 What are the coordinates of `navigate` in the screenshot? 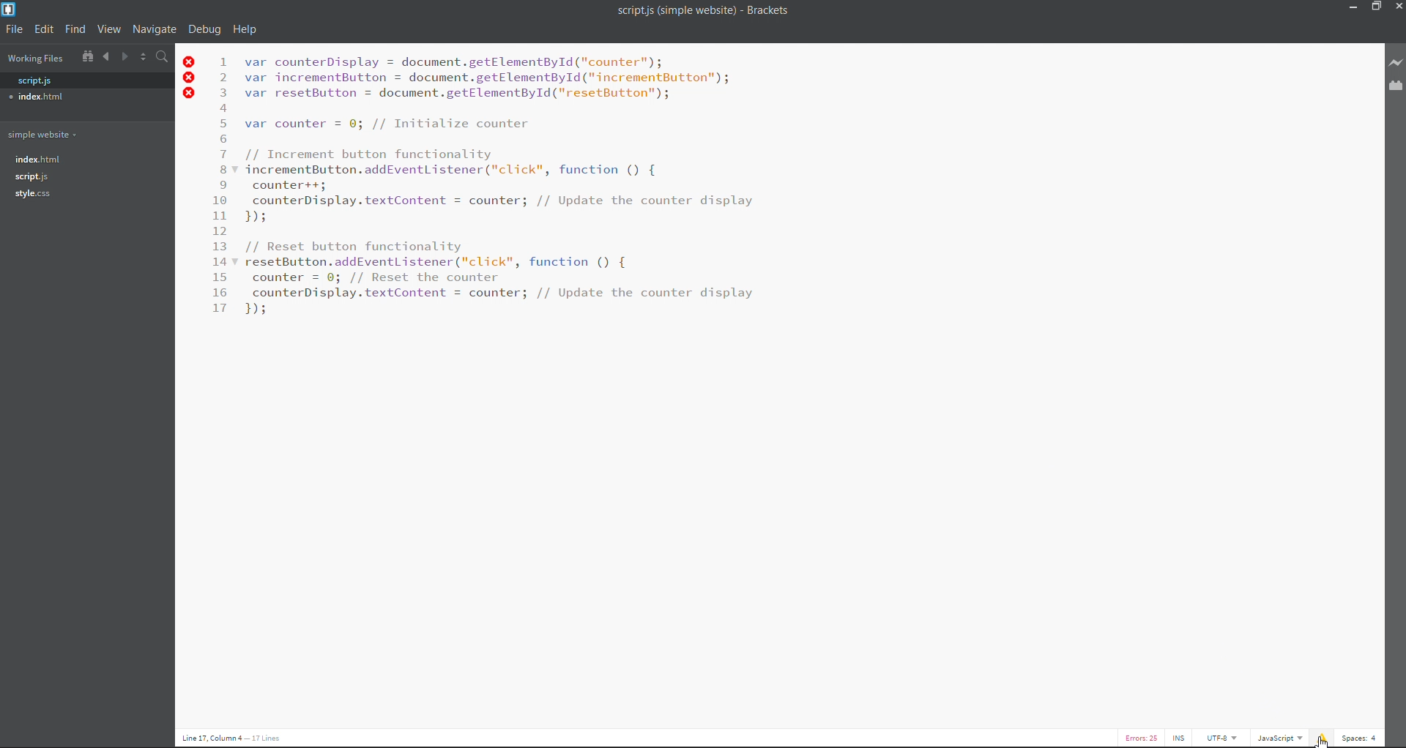 It's located at (157, 29).